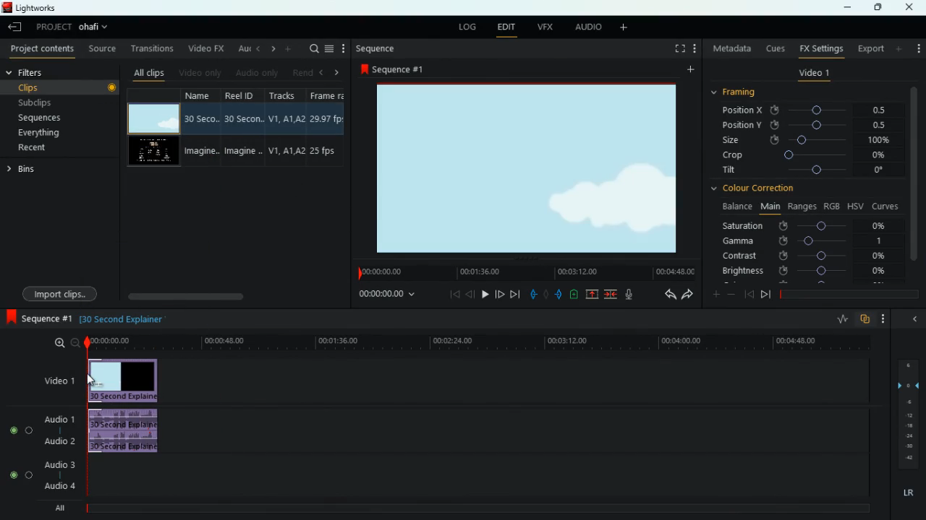  What do you see at coordinates (770, 207) in the screenshot?
I see `main` at bounding box center [770, 207].